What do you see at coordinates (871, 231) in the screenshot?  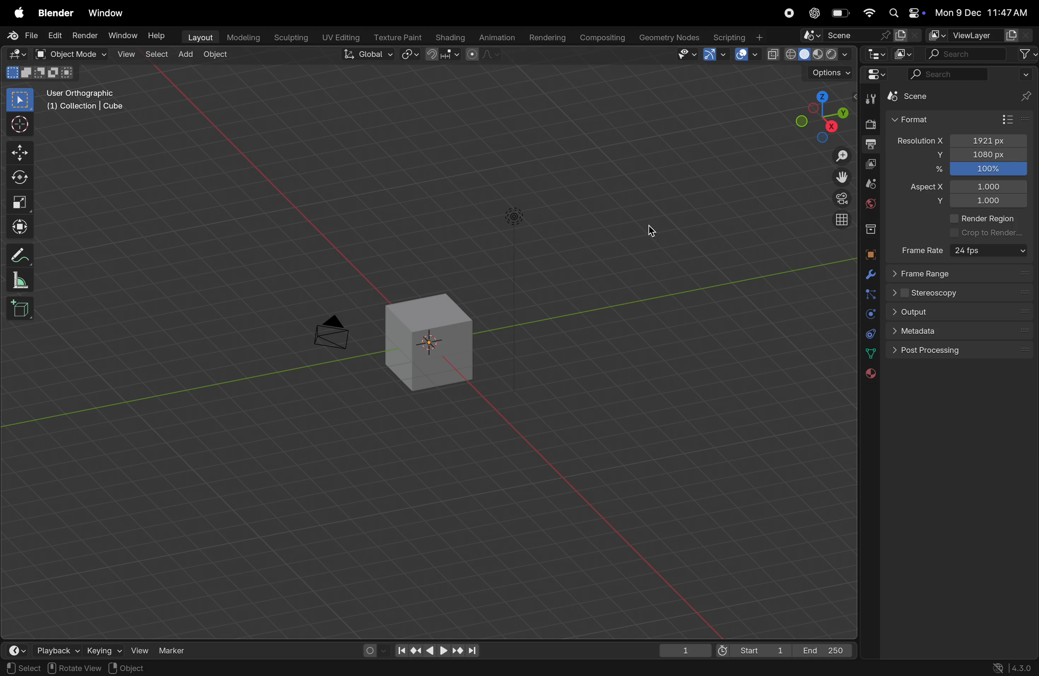 I see `collection` at bounding box center [871, 231].